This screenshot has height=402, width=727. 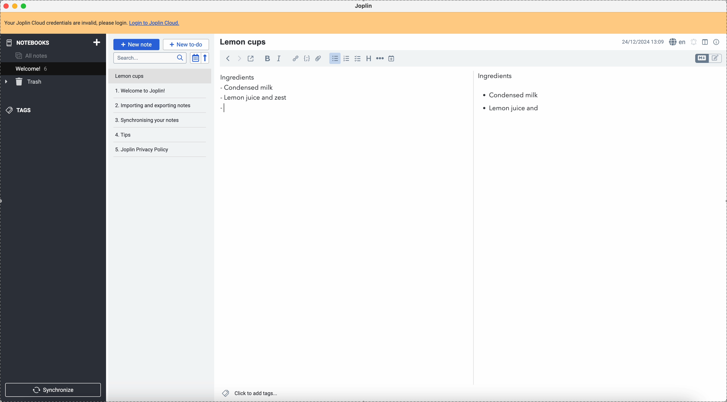 What do you see at coordinates (150, 58) in the screenshot?
I see `search bar` at bounding box center [150, 58].